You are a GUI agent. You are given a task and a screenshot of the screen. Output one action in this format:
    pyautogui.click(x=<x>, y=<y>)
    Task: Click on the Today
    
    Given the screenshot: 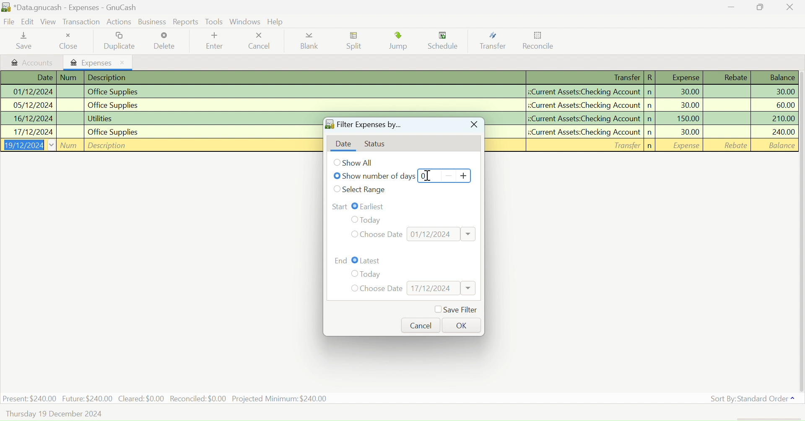 What is the action you would take?
    pyautogui.click(x=378, y=218)
    